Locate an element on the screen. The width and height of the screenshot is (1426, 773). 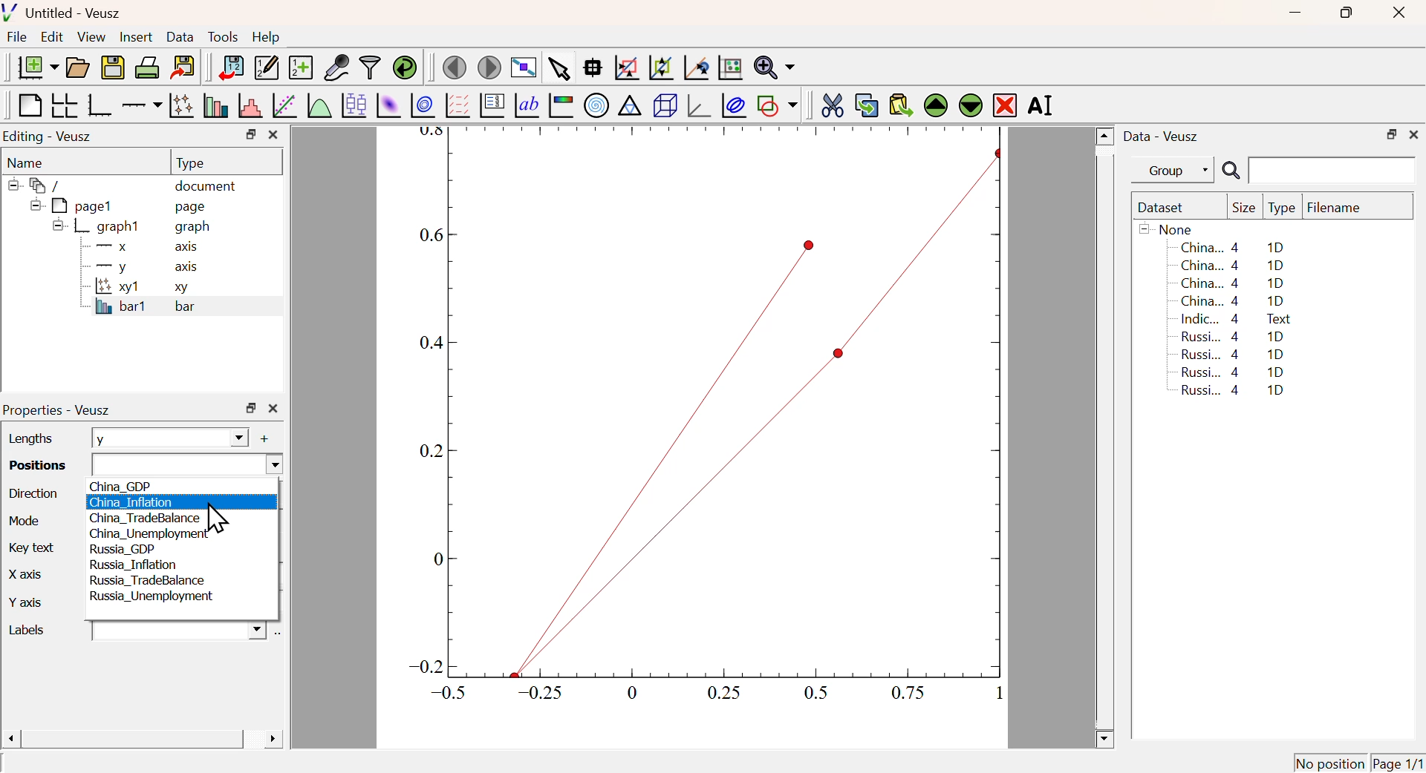
page is located at coordinates (193, 206).